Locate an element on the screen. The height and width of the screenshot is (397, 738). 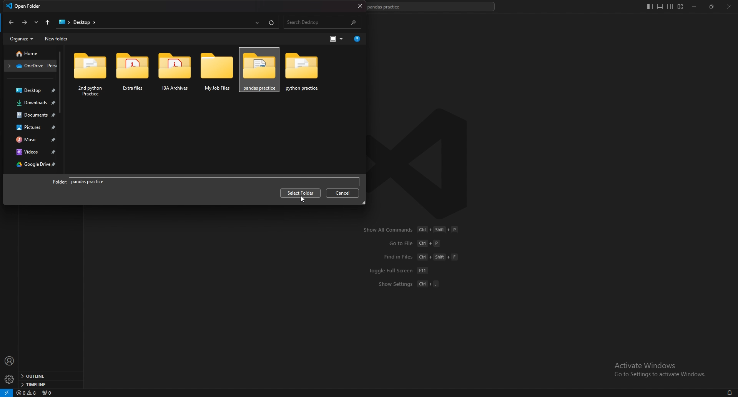
desktop is located at coordinates (76, 21).